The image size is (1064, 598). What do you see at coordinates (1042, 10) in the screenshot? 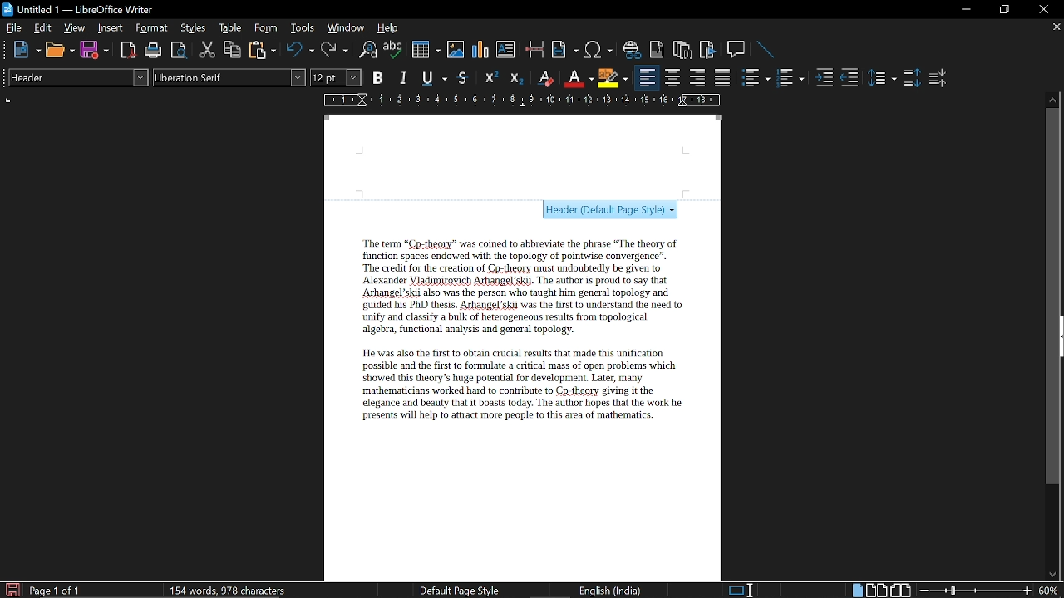
I see `Close` at bounding box center [1042, 10].